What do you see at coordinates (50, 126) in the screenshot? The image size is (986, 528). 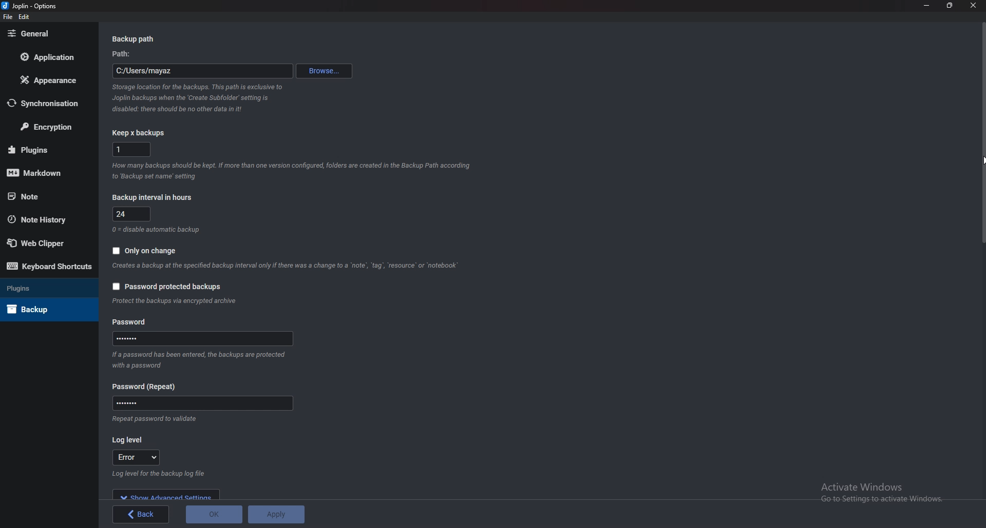 I see `Encryption` at bounding box center [50, 126].